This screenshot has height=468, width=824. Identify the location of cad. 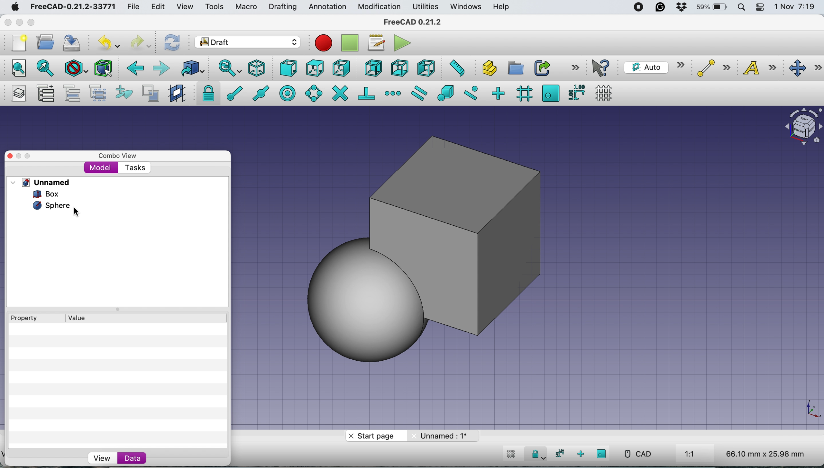
(637, 454).